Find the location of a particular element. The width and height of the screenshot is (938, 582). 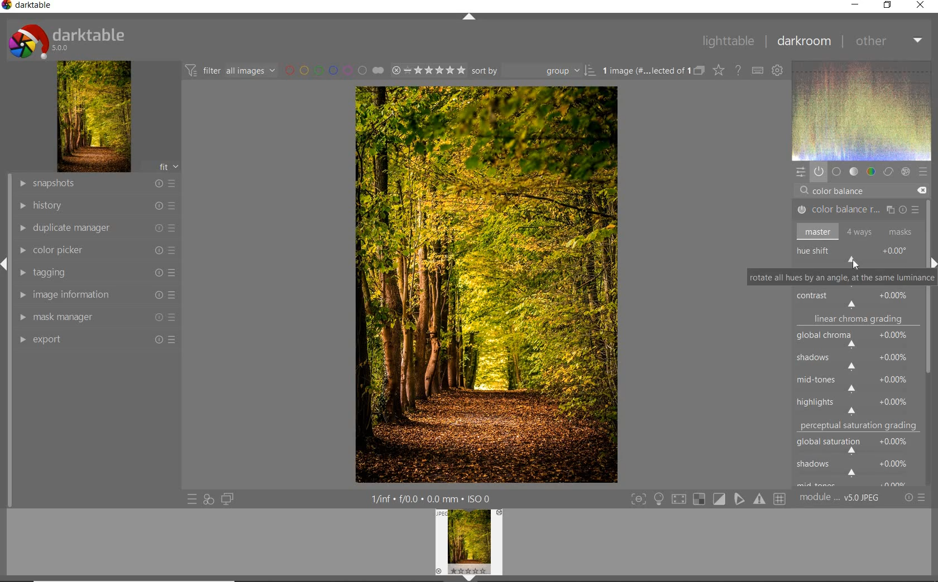

system logo or name is located at coordinates (71, 40).